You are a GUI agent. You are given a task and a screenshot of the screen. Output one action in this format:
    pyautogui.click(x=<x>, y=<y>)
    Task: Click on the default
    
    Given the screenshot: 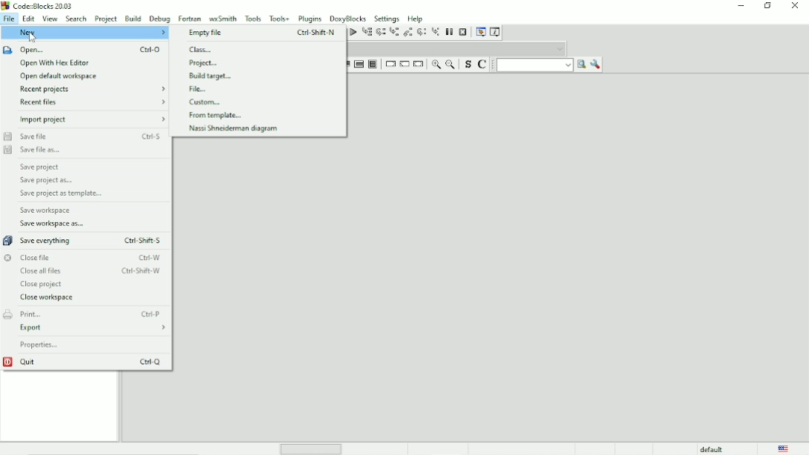 What is the action you would take?
    pyautogui.click(x=712, y=448)
    